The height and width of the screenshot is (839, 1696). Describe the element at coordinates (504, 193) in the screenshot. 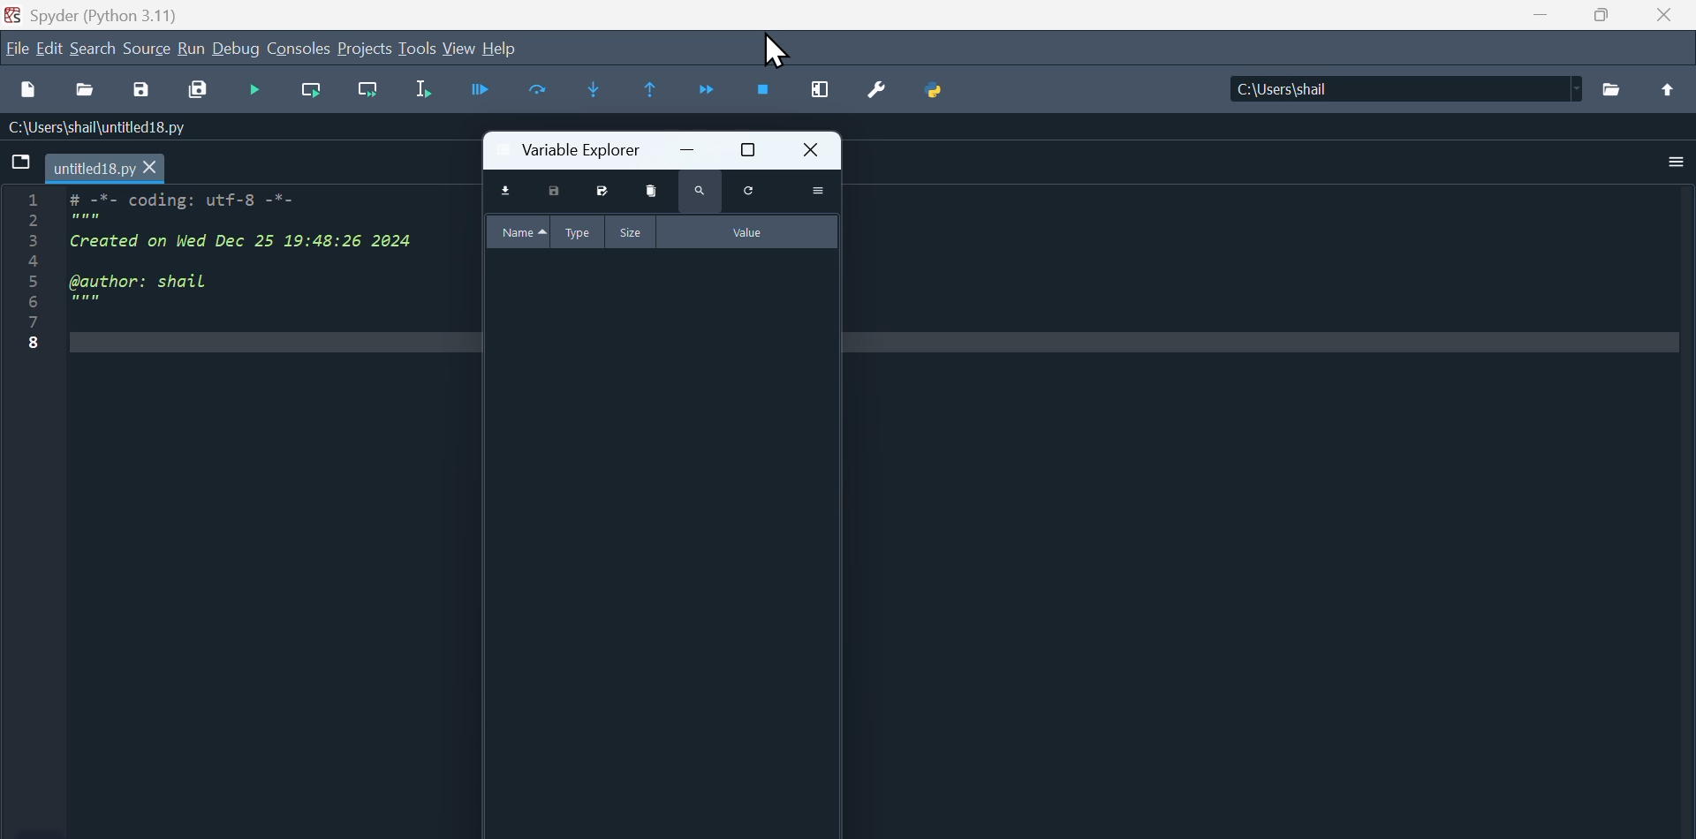

I see `import` at that location.